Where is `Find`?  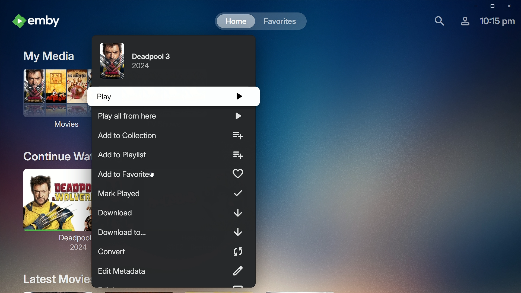
Find is located at coordinates (437, 22).